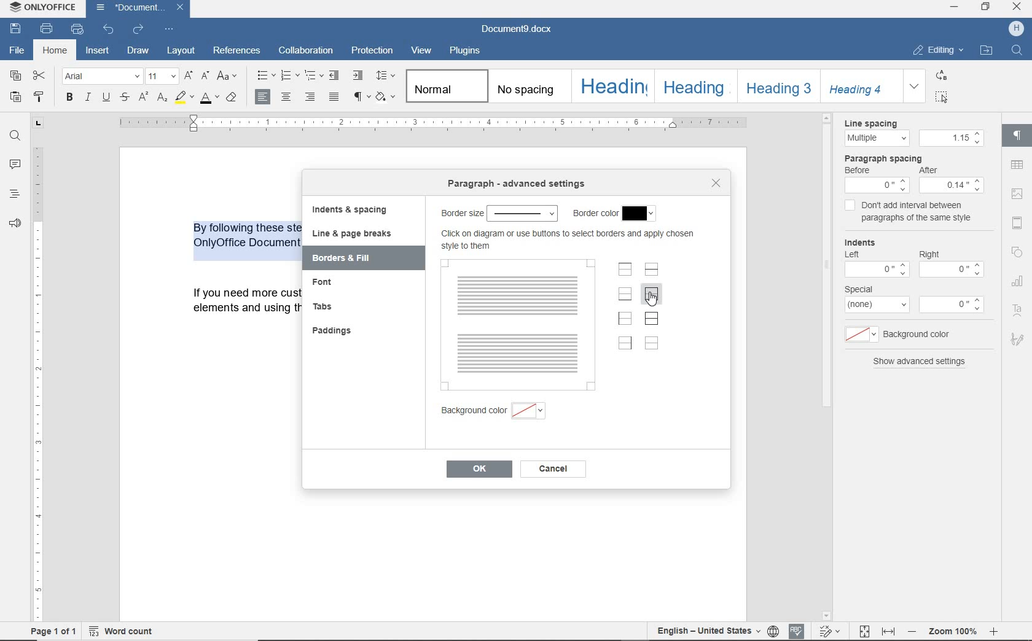  What do you see at coordinates (350, 210) in the screenshot?
I see `indents & spacing` at bounding box center [350, 210].